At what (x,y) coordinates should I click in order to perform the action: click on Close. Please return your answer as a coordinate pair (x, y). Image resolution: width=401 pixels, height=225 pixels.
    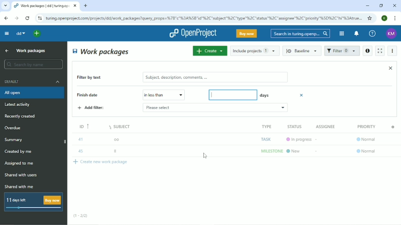
    Looking at the image, I should click on (394, 5).